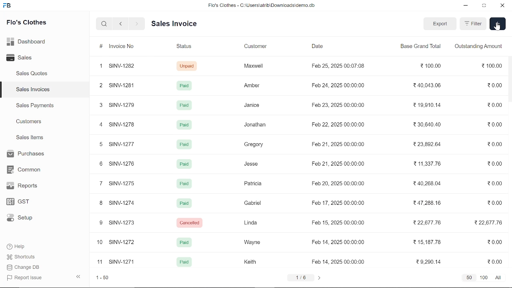 This screenshot has height=288, width=512. I want to click on | Report Issue:, so click(26, 278).